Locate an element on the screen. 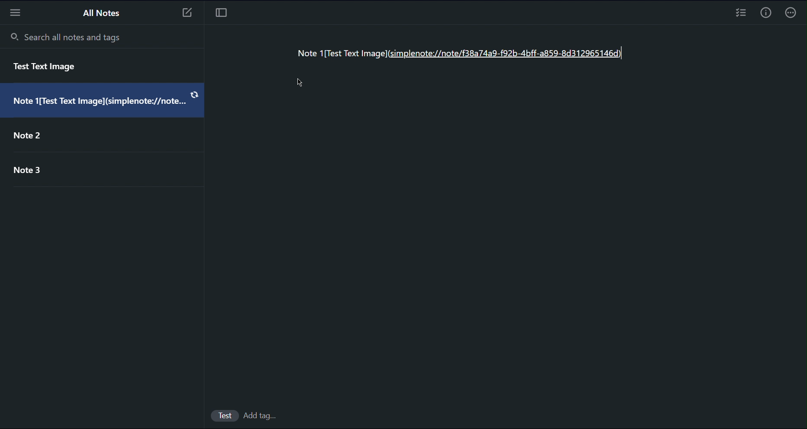 Image resolution: width=807 pixels, height=429 pixels. New Note is located at coordinates (186, 15).